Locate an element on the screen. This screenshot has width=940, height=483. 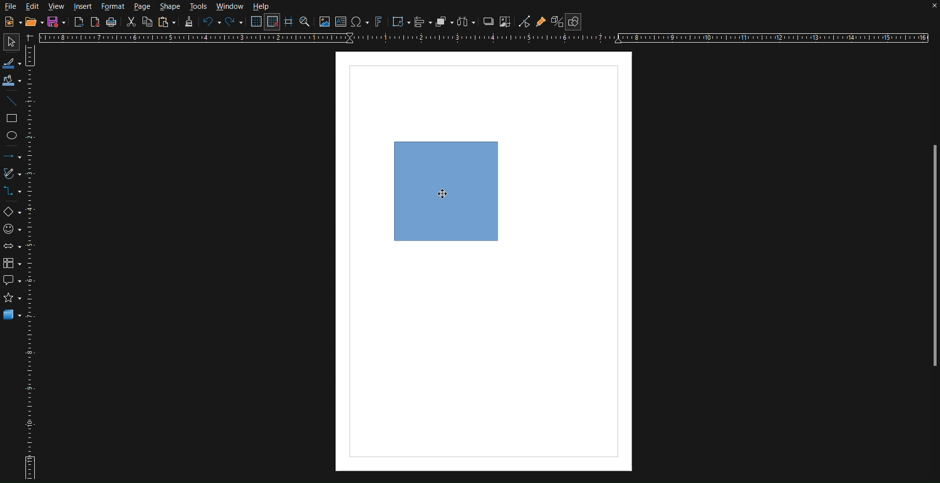
Print is located at coordinates (111, 24).